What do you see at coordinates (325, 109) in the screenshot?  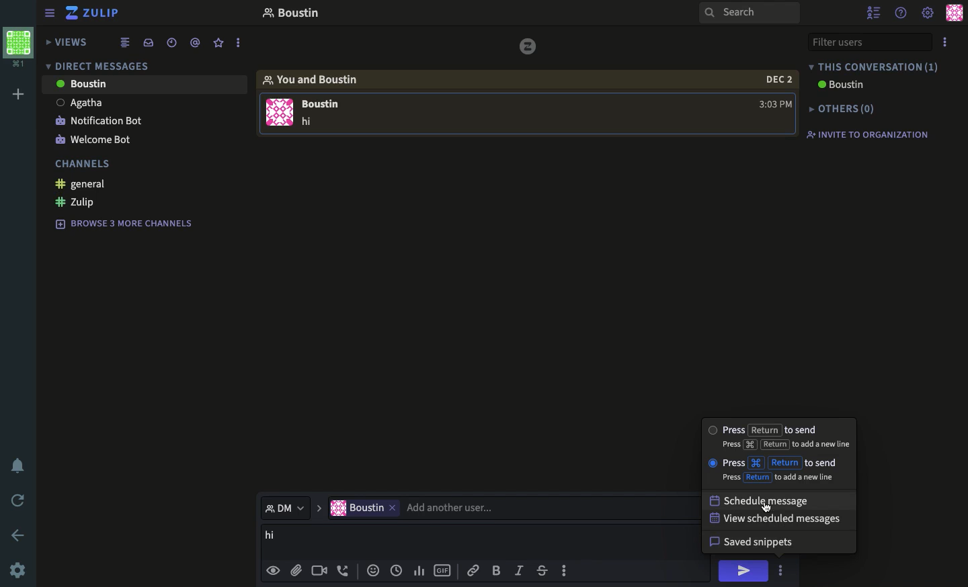 I see `message` at bounding box center [325, 109].